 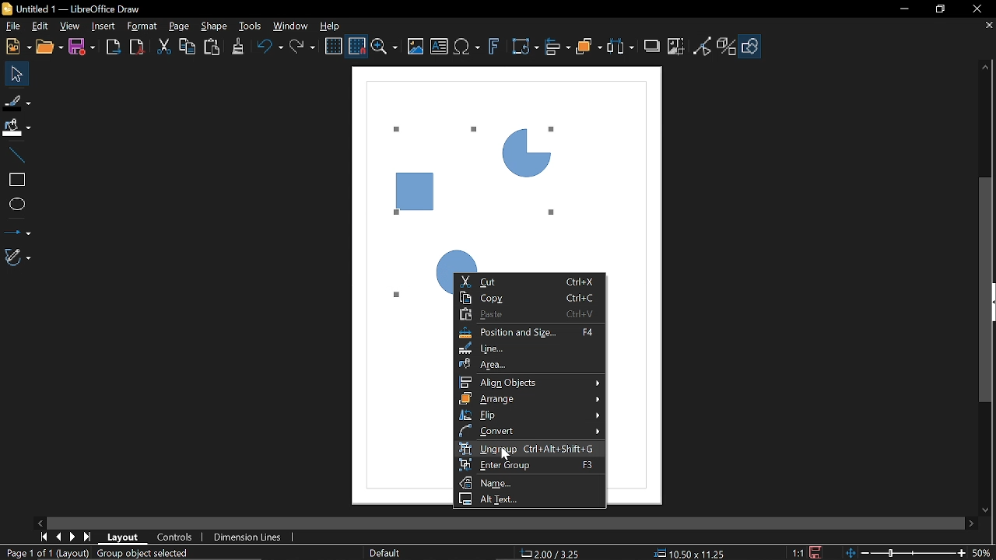 I want to click on Edit, so click(x=39, y=26).